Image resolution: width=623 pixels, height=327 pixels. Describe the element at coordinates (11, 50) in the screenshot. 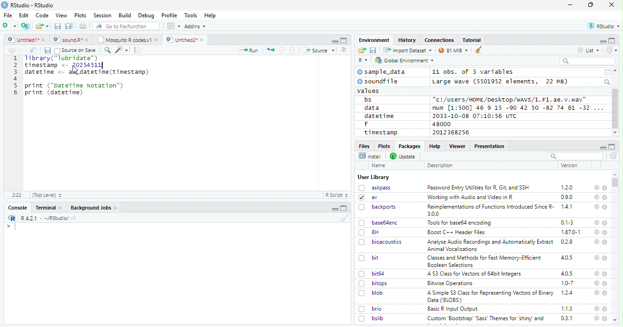

I see `go backward` at that location.